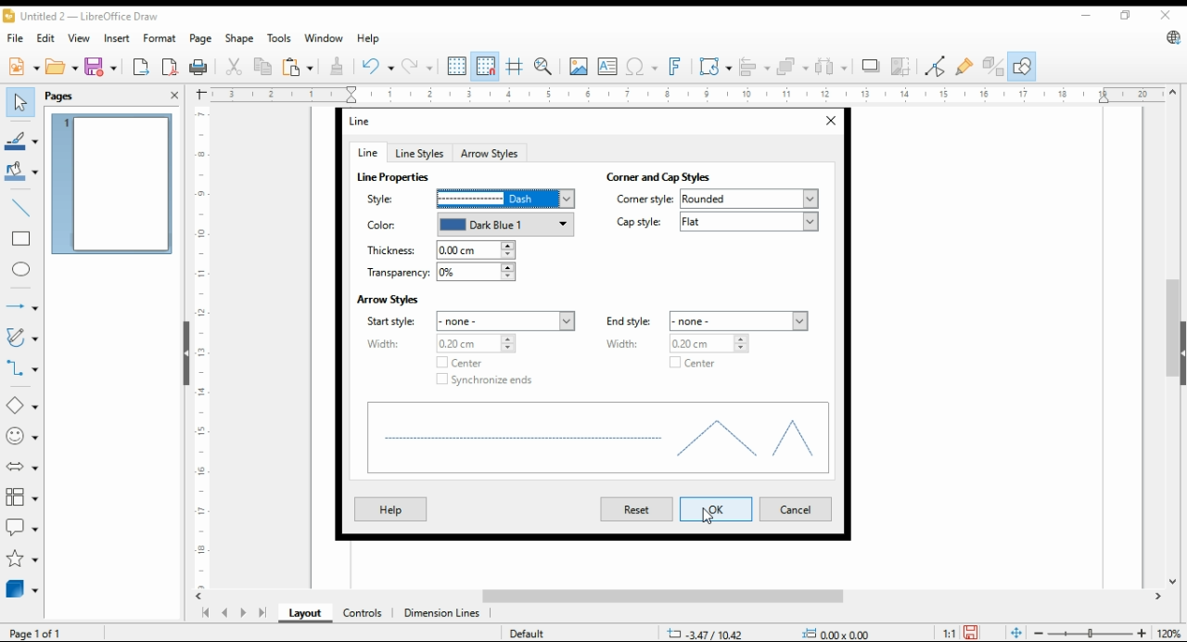 This screenshot has width=1187, height=642. I want to click on crop, so click(903, 66).